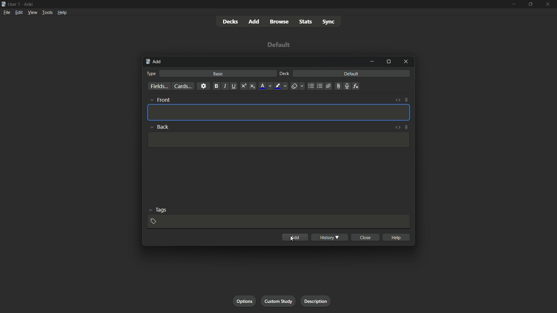 The height and width of the screenshot is (313, 557). I want to click on Ankri, so click(28, 4).